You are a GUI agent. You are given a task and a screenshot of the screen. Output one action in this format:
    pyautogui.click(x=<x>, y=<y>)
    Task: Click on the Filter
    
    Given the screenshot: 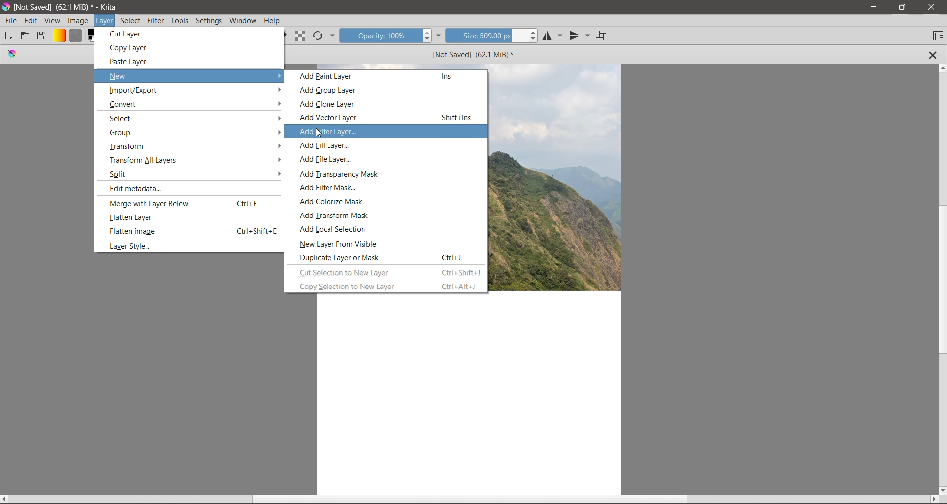 What is the action you would take?
    pyautogui.click(x=156, y=21)
    